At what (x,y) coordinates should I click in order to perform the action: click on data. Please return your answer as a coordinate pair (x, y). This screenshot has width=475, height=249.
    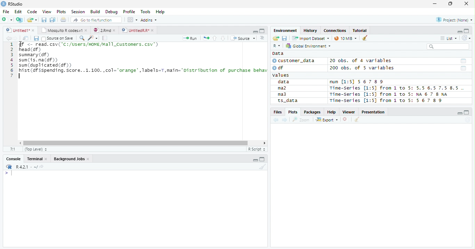
    Looking at the image, I should click on (285, 82).